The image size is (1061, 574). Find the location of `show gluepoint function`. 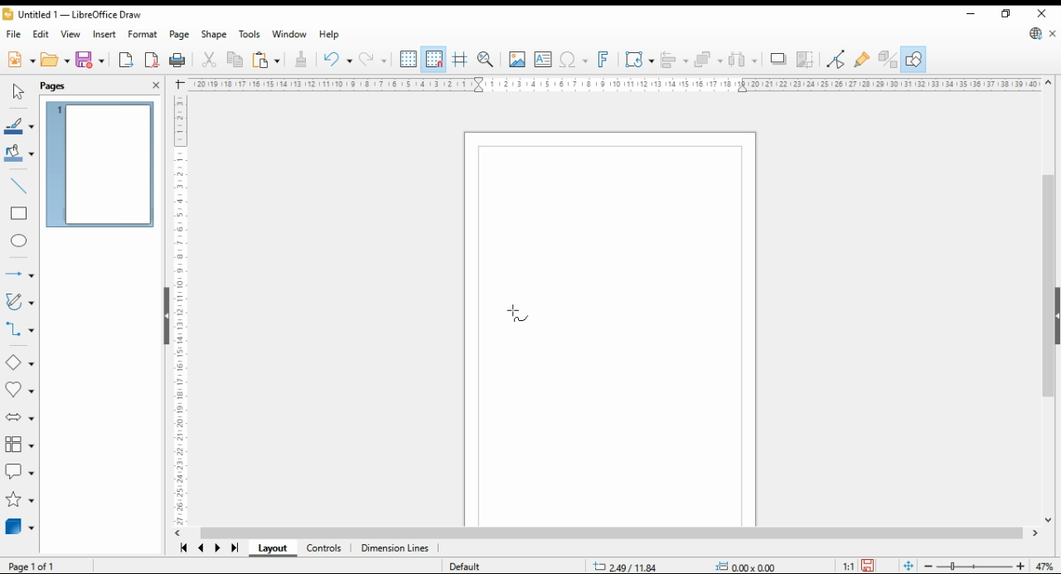

show gluepoint function is located at coordinates (863, 60).